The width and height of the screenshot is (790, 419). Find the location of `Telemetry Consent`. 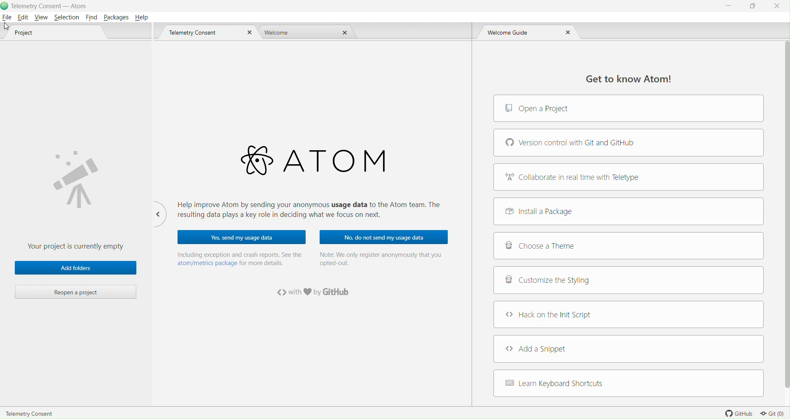

Telemetry Consent is located at coordinates (30, 412).